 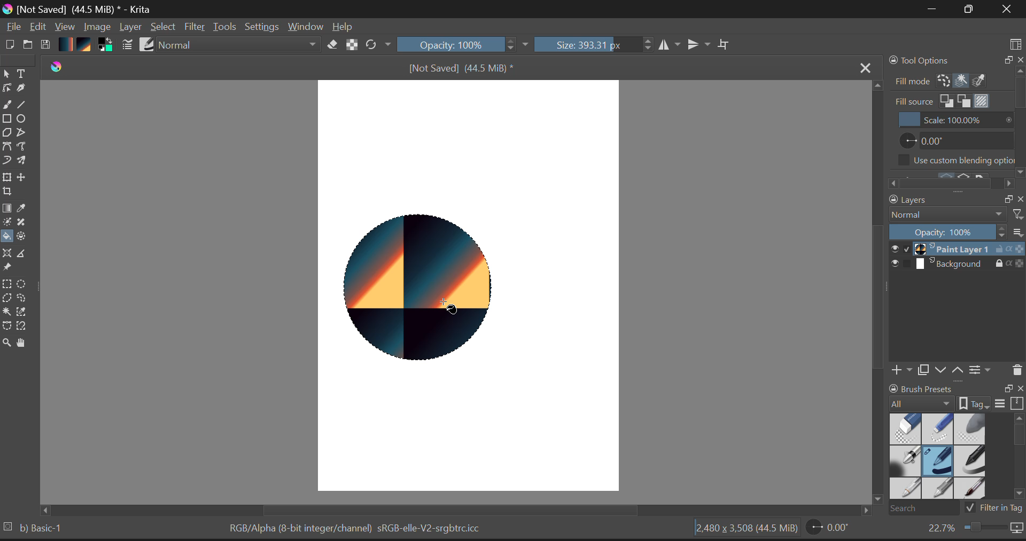 What do you see at coordinates (464, 45) in the screenshot?
I see `Opacity` at bounding box center [464, 45].